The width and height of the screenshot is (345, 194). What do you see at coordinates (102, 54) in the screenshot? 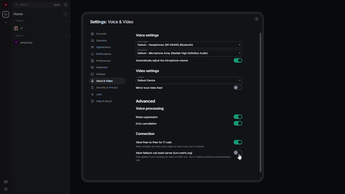
I see `notifications` at bounding box center [102, 54].